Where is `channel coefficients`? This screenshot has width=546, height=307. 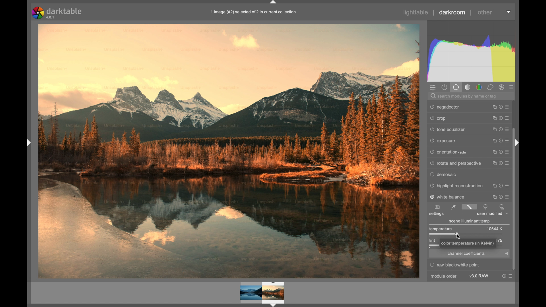
channel coefficients is located at coordinates (466, 254).